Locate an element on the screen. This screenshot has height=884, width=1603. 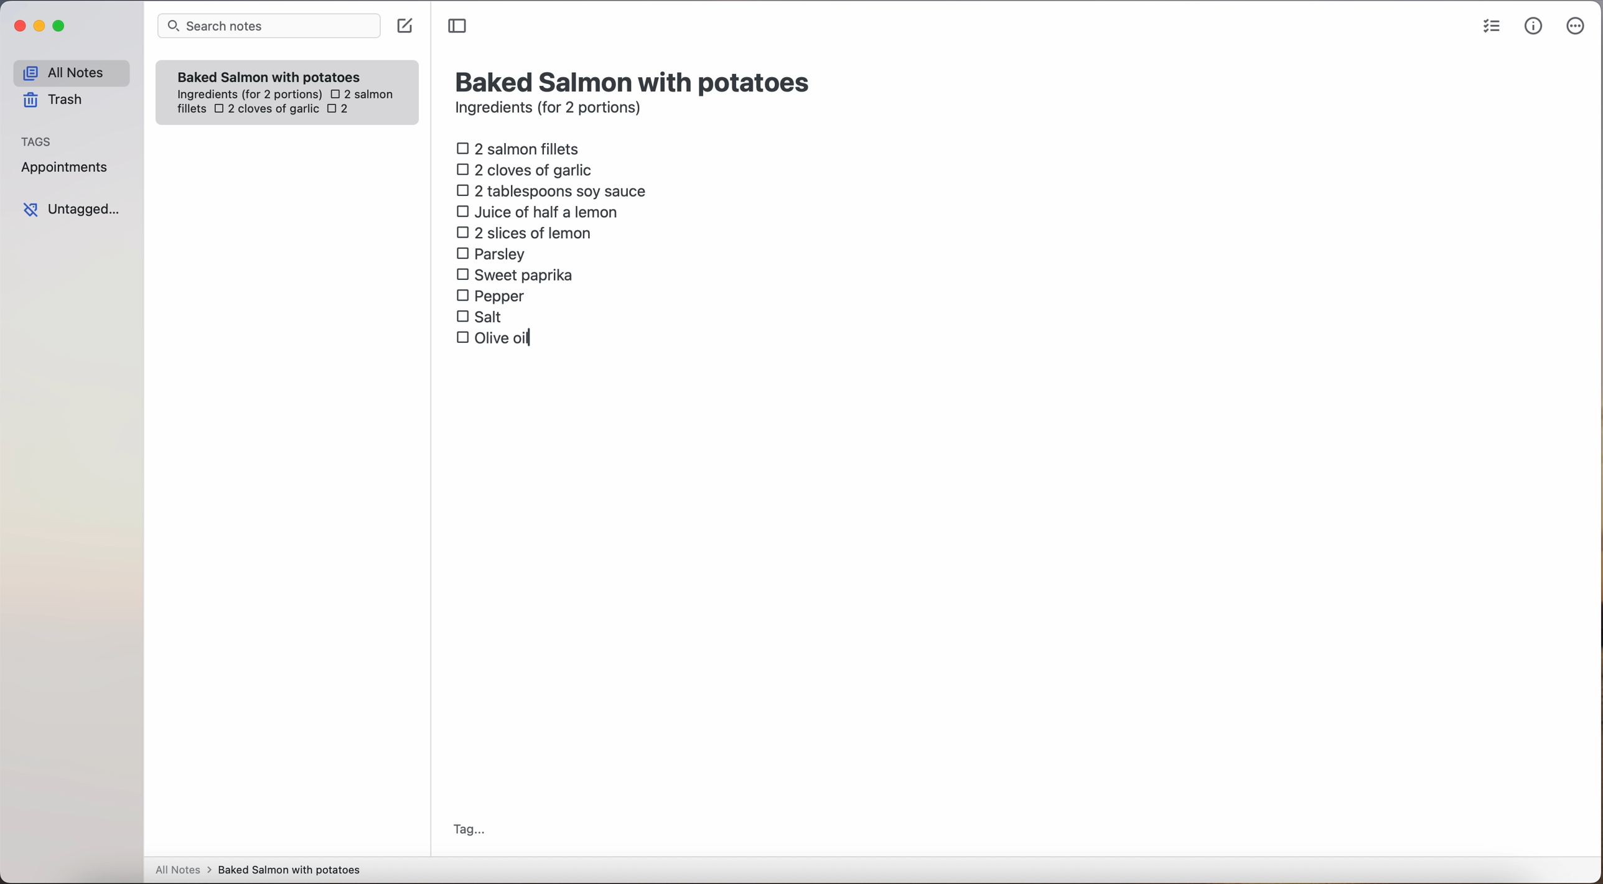
trash is located at coordinates (57, 100).